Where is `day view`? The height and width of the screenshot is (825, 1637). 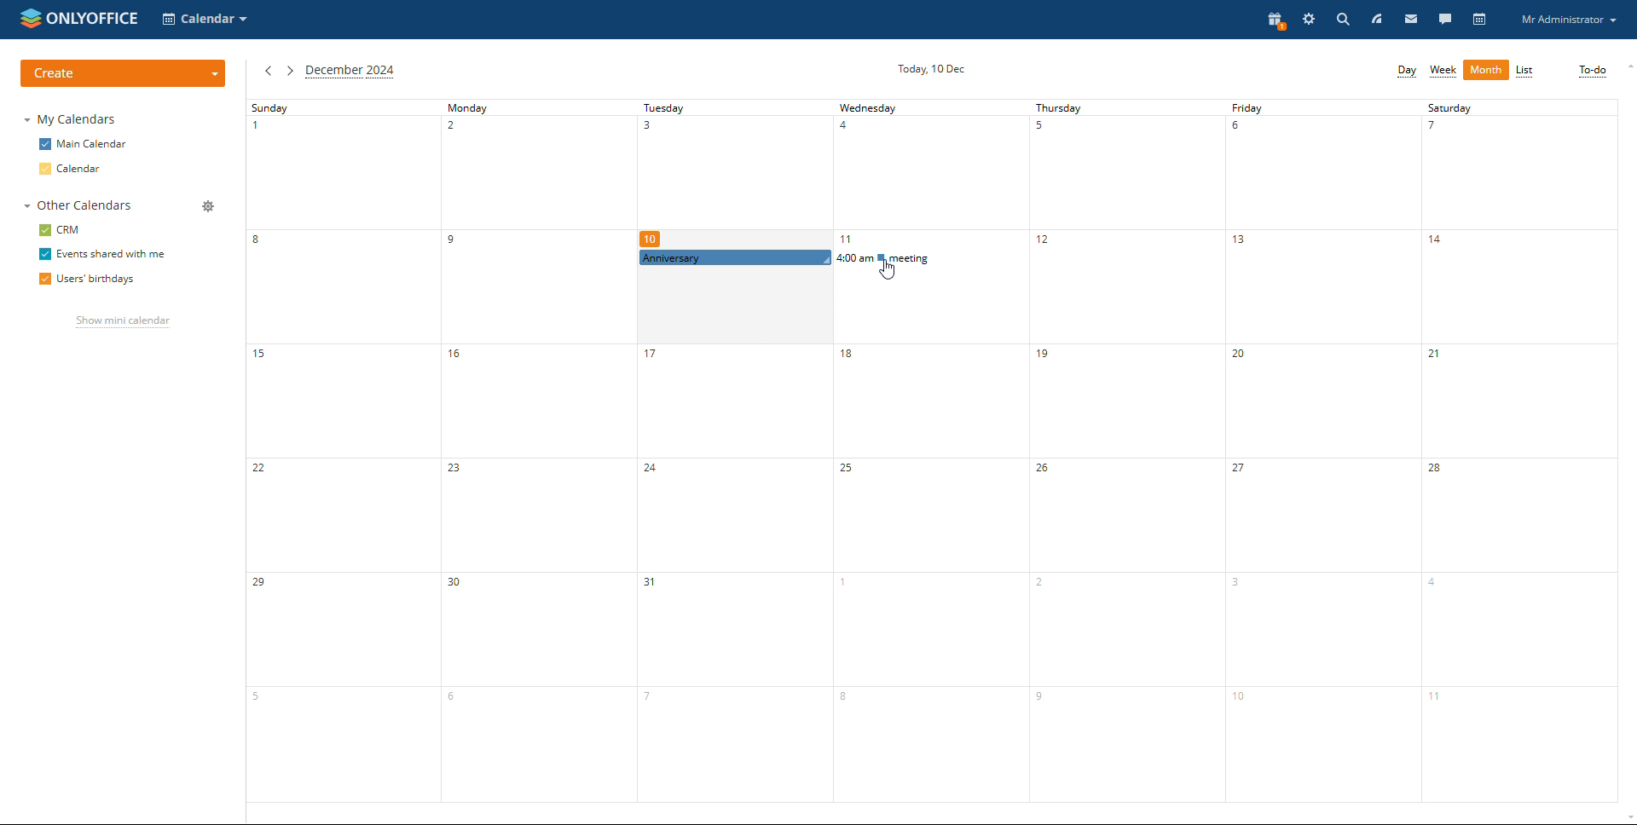
day view is located at coordinates (1407, 71).